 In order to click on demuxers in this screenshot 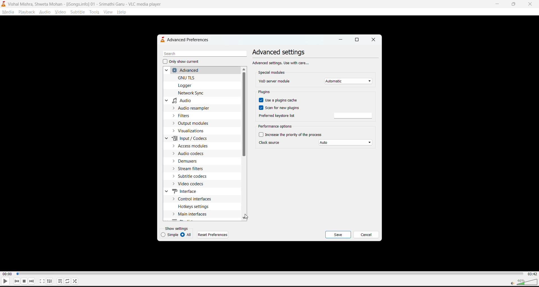, I will do `click(187, 162)`.